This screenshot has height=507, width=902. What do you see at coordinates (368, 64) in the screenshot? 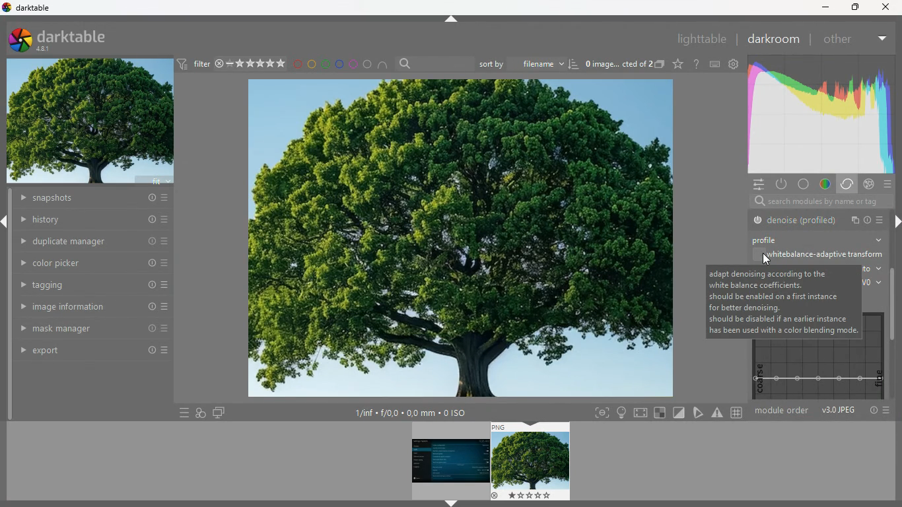
I see `circle` at bounding box center [368, 64].